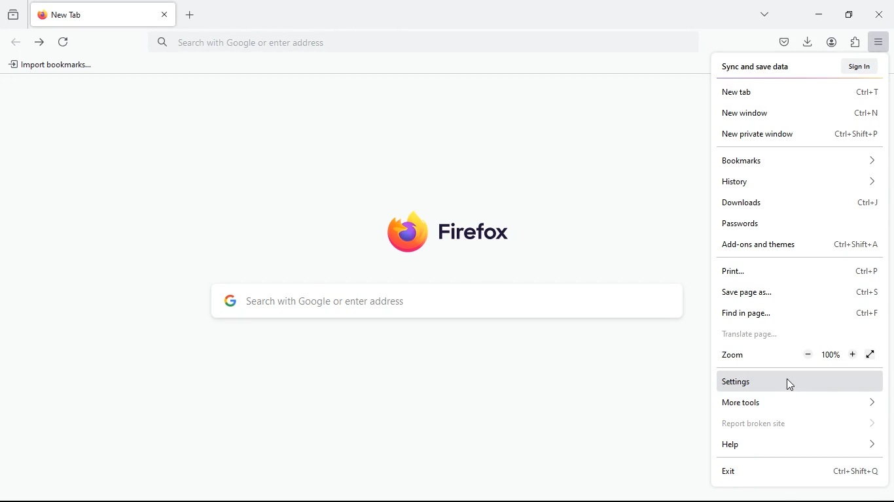 This screenshot has width=894, height=502. I want to click on add tab, so click(192, 14).